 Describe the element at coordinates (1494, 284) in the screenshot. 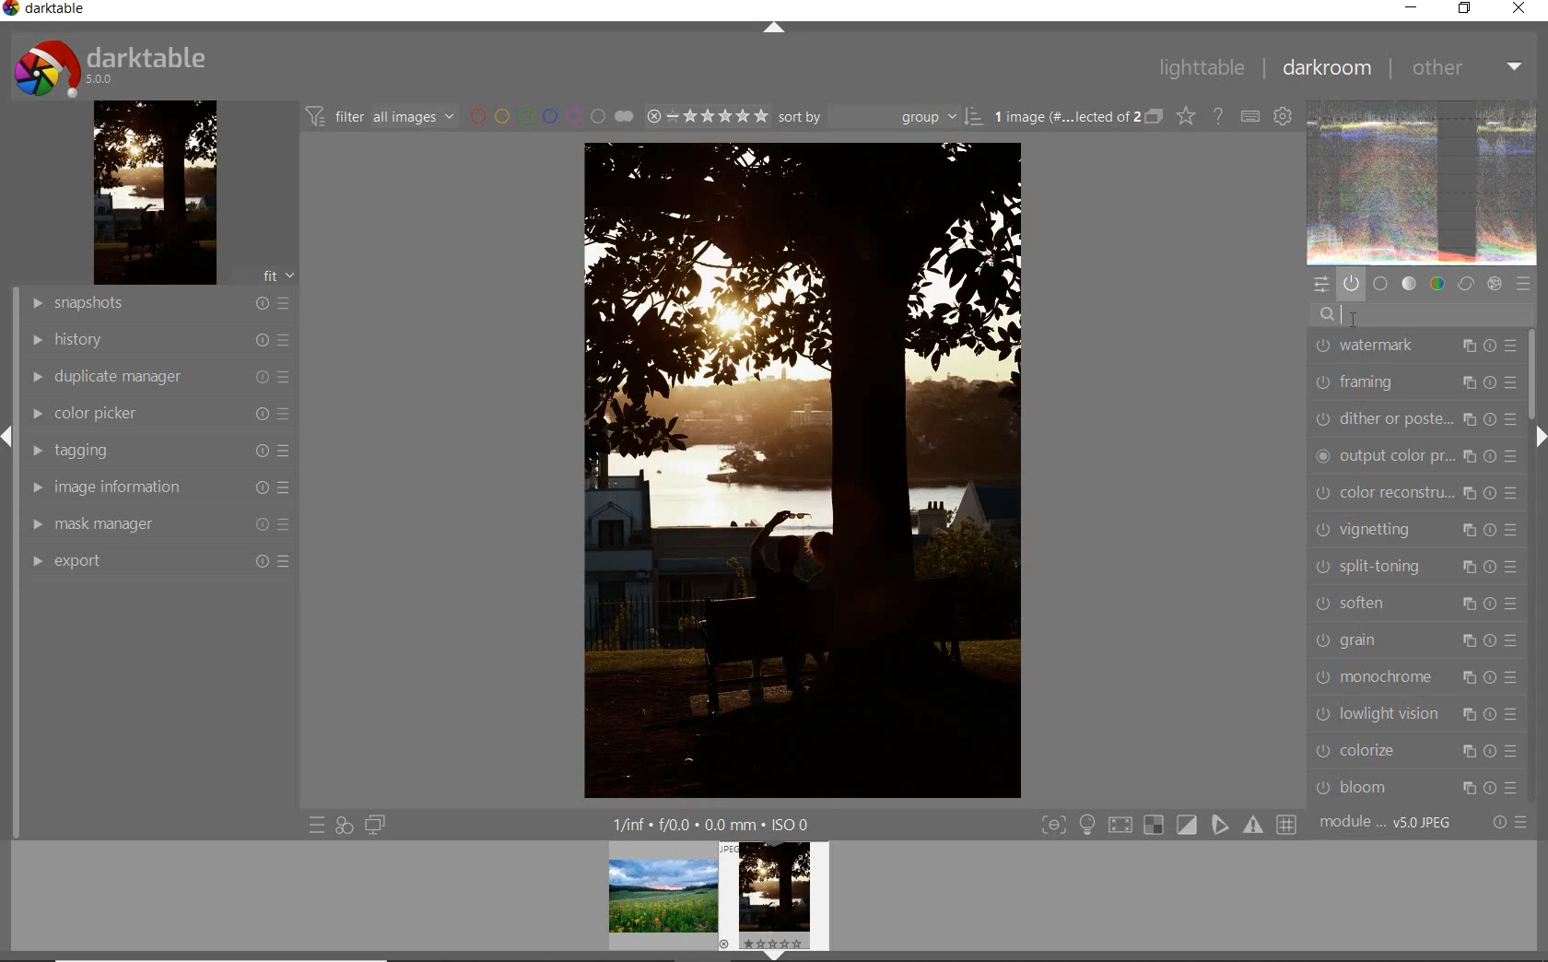

I see `effect` at that location.